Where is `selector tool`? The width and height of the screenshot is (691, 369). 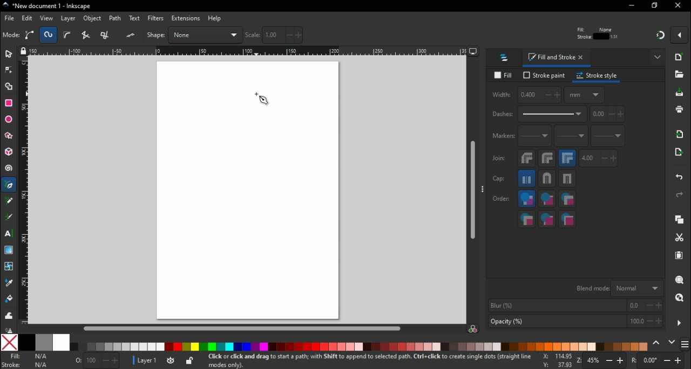 selector tool is located at coordinates (9, 56).